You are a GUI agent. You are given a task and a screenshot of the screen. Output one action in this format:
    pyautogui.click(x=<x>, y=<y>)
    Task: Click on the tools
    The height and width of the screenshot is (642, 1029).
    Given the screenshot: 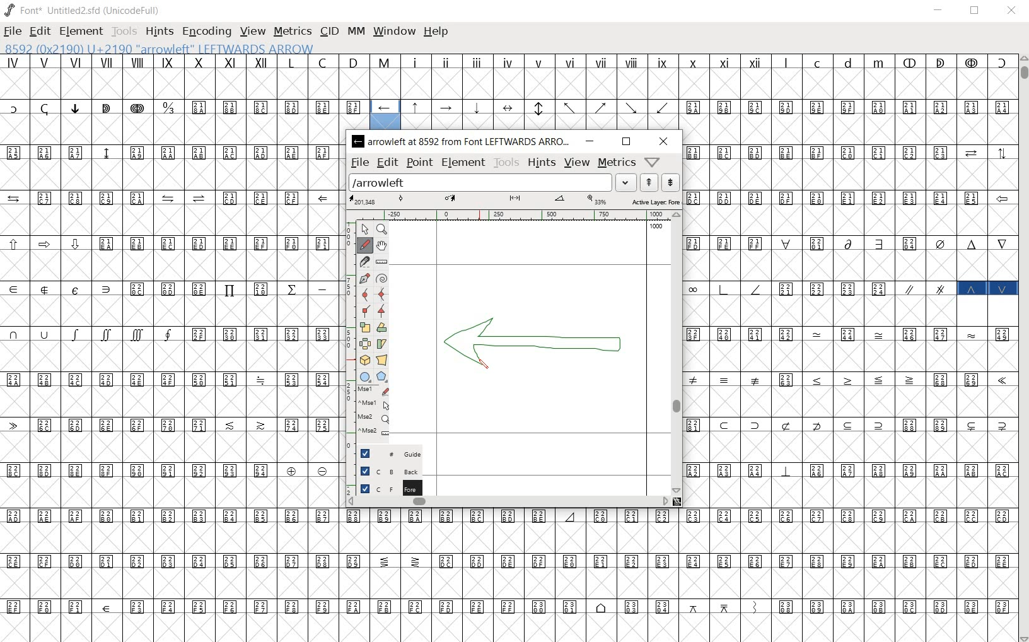 What is the action you would take?
    pyautogui.click(x=124, y=33)
    